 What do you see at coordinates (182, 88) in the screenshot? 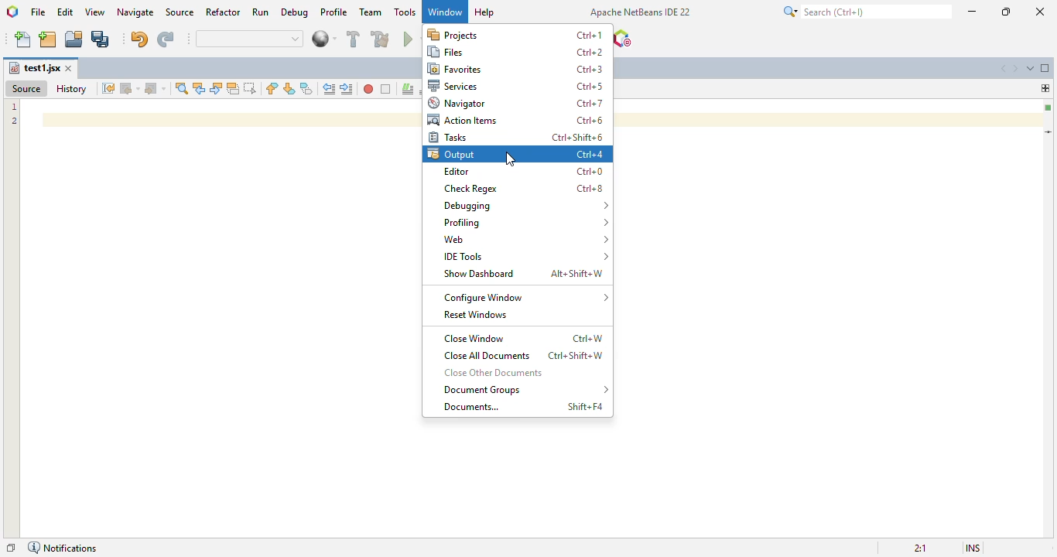
I see `find selection` at bounding box center [182, 88].